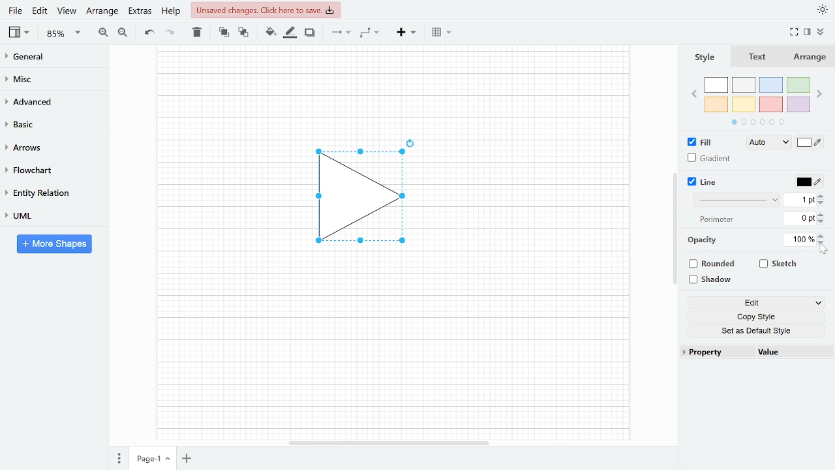 Image resolution: width=835 pixels, height=470 pixels. Describe the element at coordinates (270, 32) in the screenshot. I see `Fill color` at that location.